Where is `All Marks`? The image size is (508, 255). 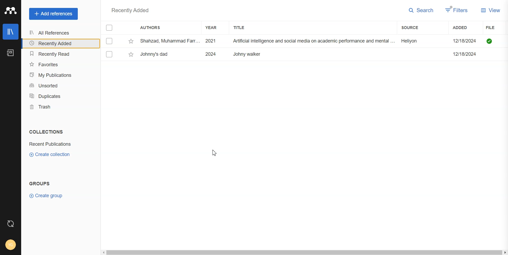 All Marks is located at coordinates (109, 27).